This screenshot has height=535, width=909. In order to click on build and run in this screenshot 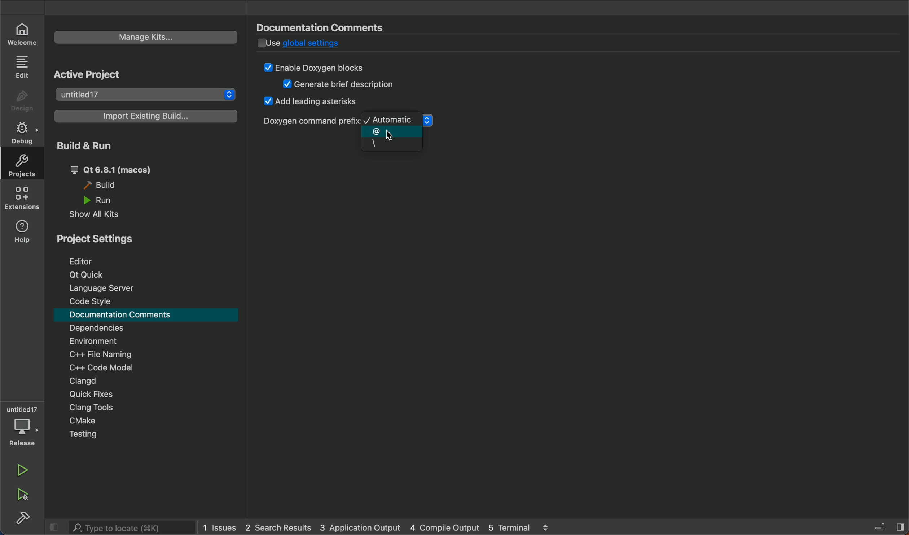, I will do `click(147, 147)`.